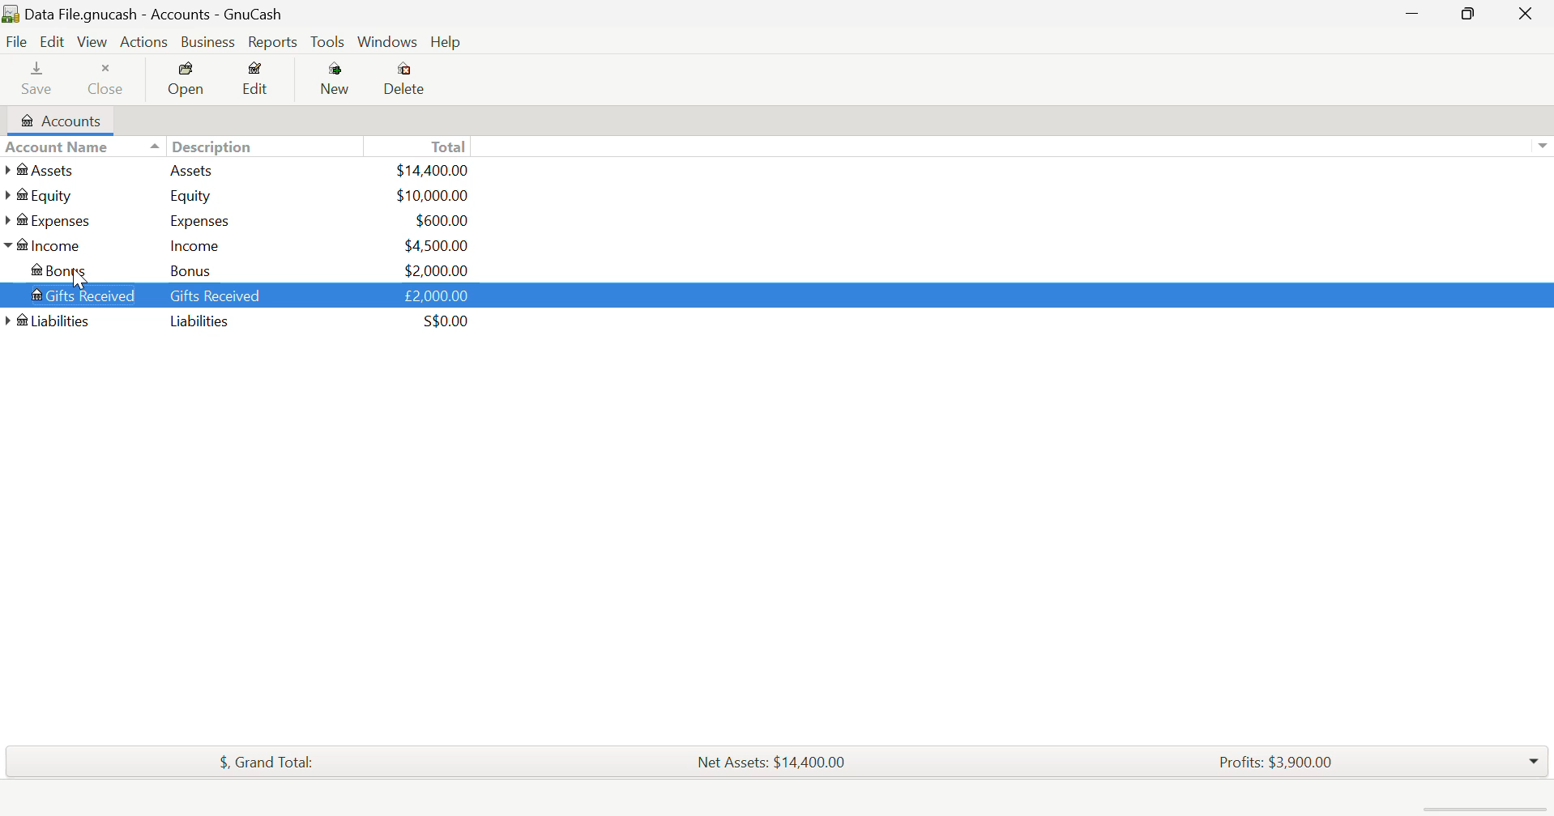 This screenshot has height=816, width=1554. I want to click on Income, so click(196, 245).